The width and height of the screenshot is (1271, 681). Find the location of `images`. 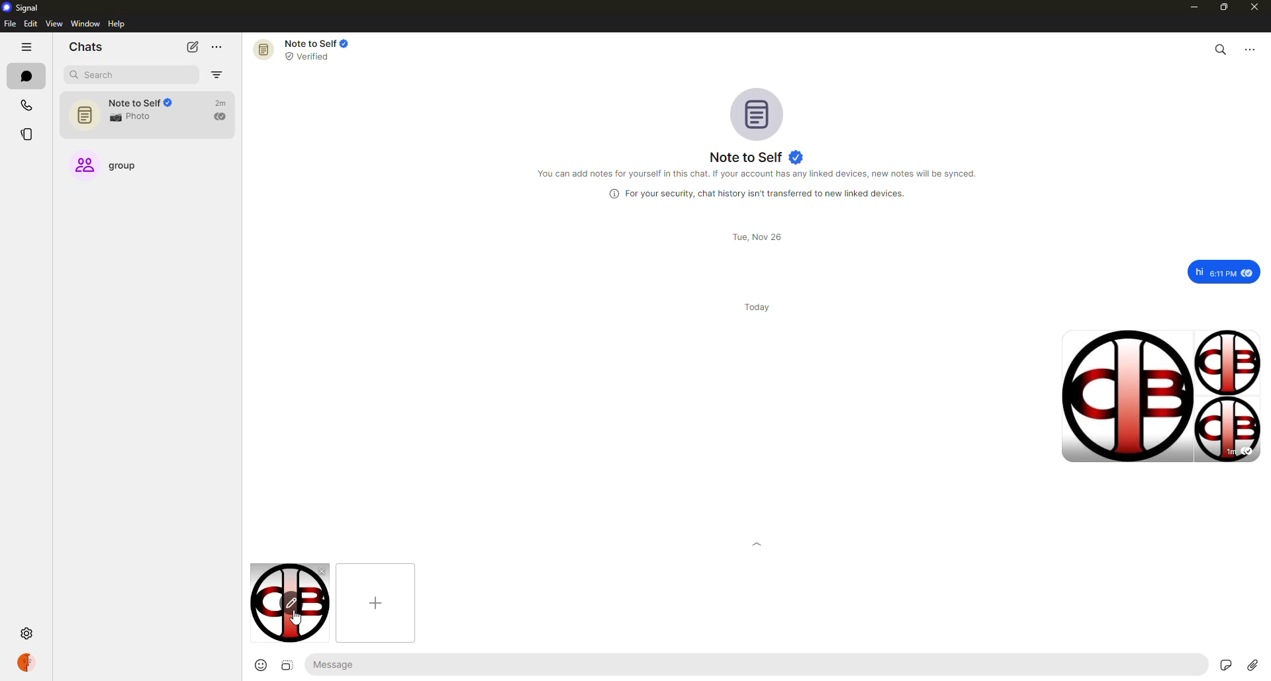

images is located at coordinates (1158, 395).